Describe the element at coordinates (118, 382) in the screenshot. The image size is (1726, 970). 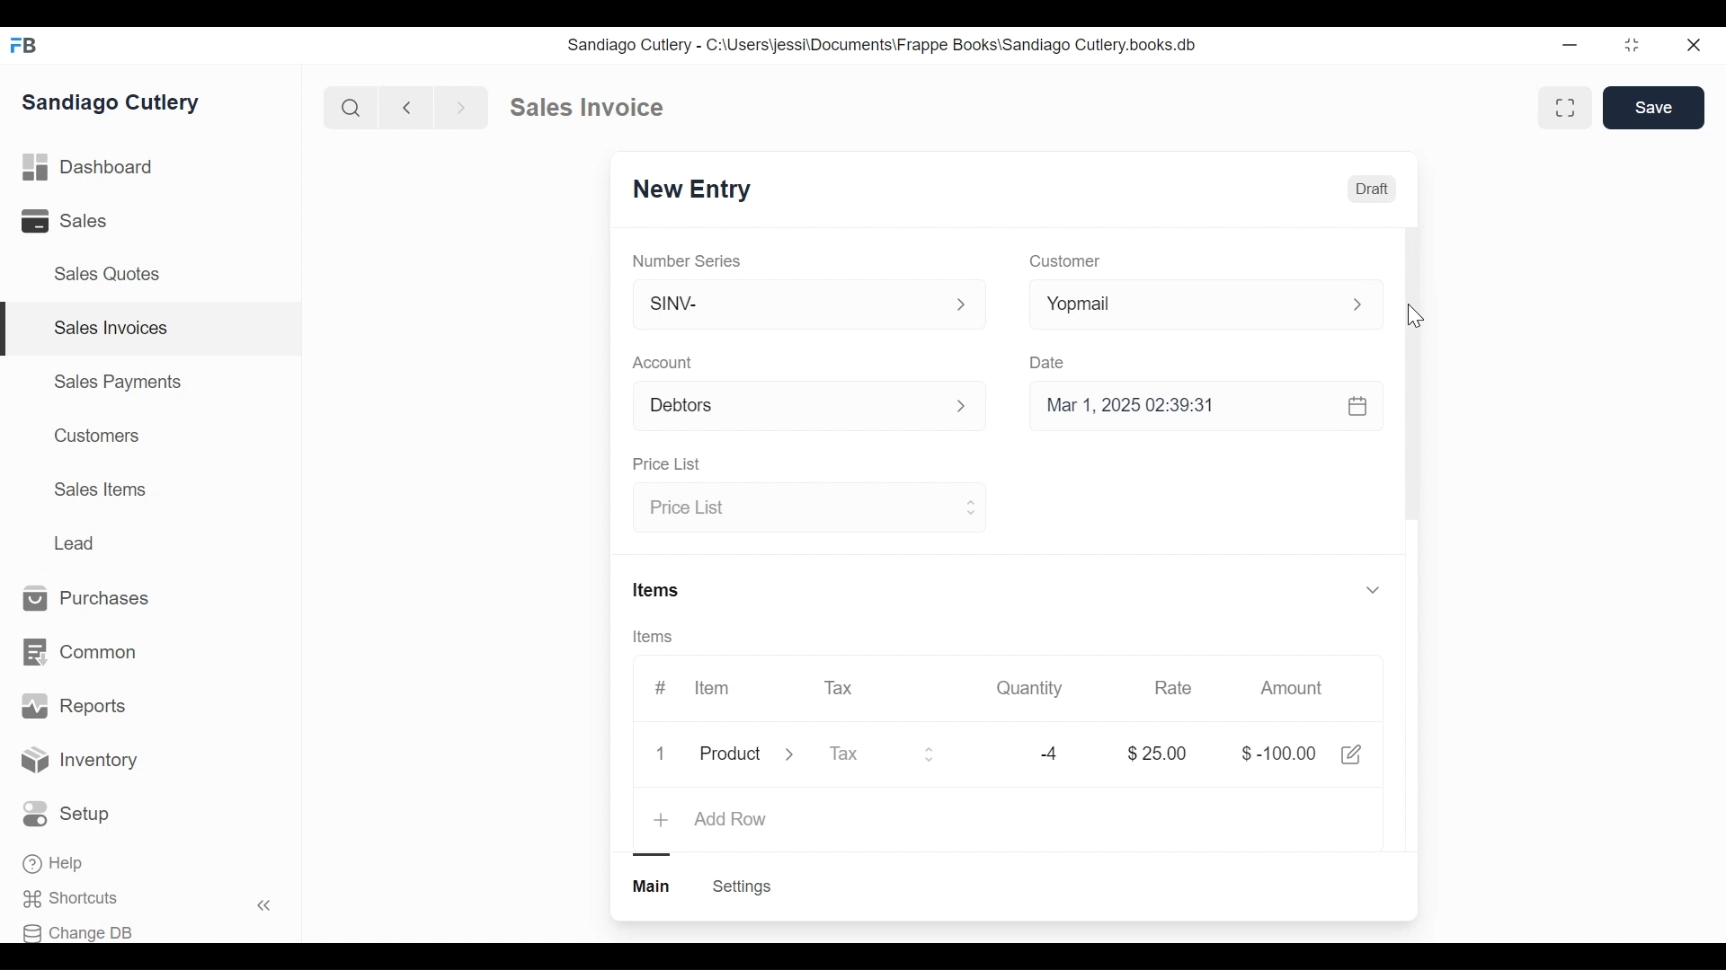
I see `Sales Payments` at that location.